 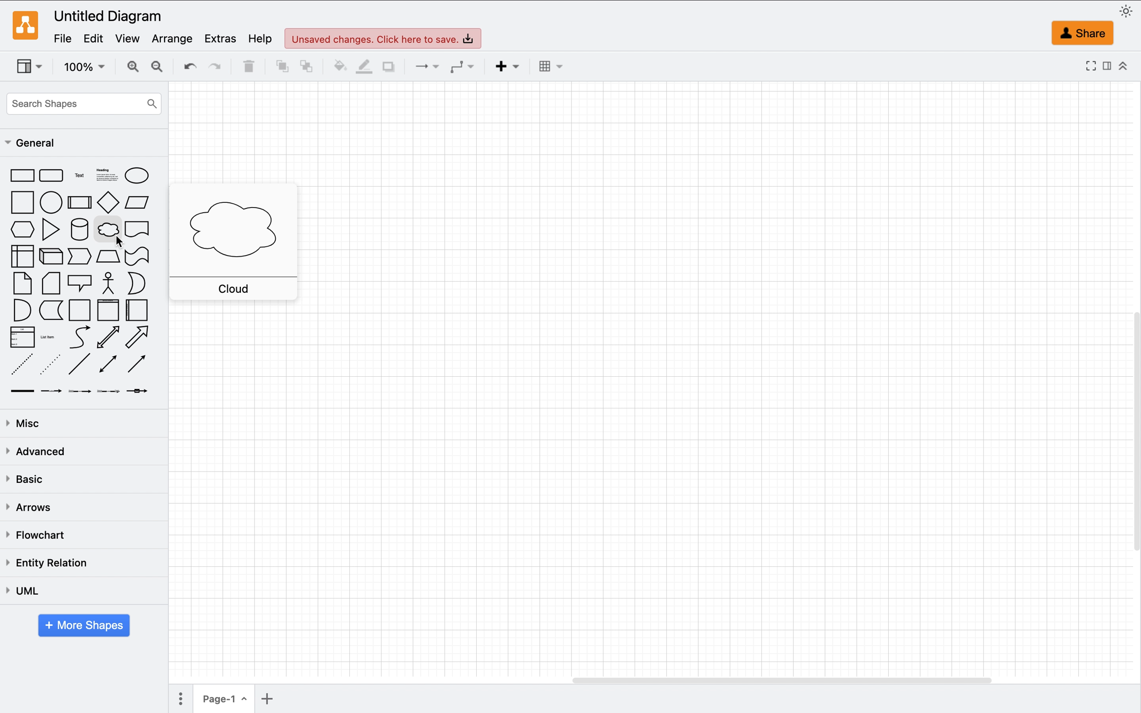 What do you see at coordinates (465, 66) in the screenshot?
I see `waypoints` at bounding box center [465, 66].